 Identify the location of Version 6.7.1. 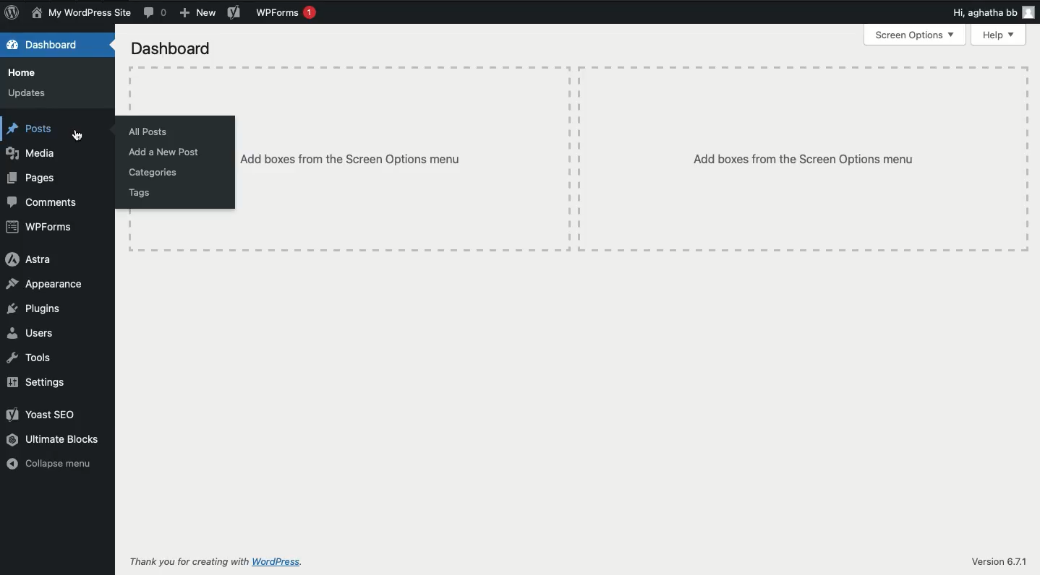
(997, 561).